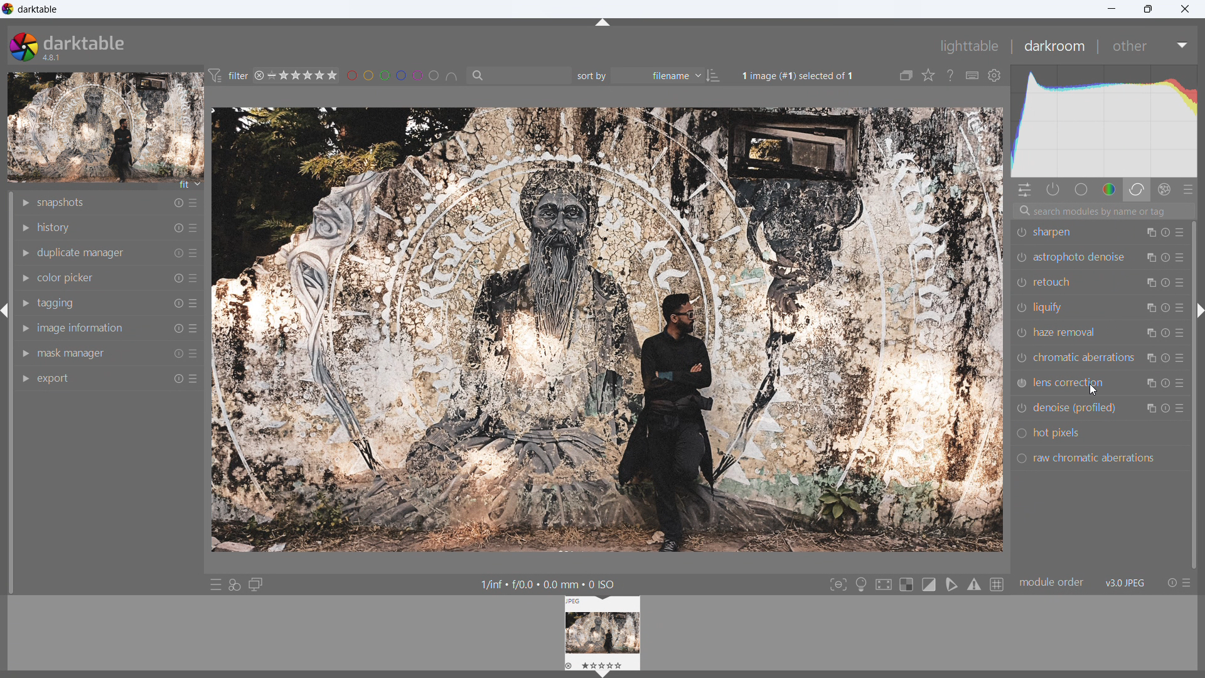 The image size is (1205, 678). What do you see at coordinates (55, 227) in the screenshot?
I see `history` at bounding box center [55, 227].